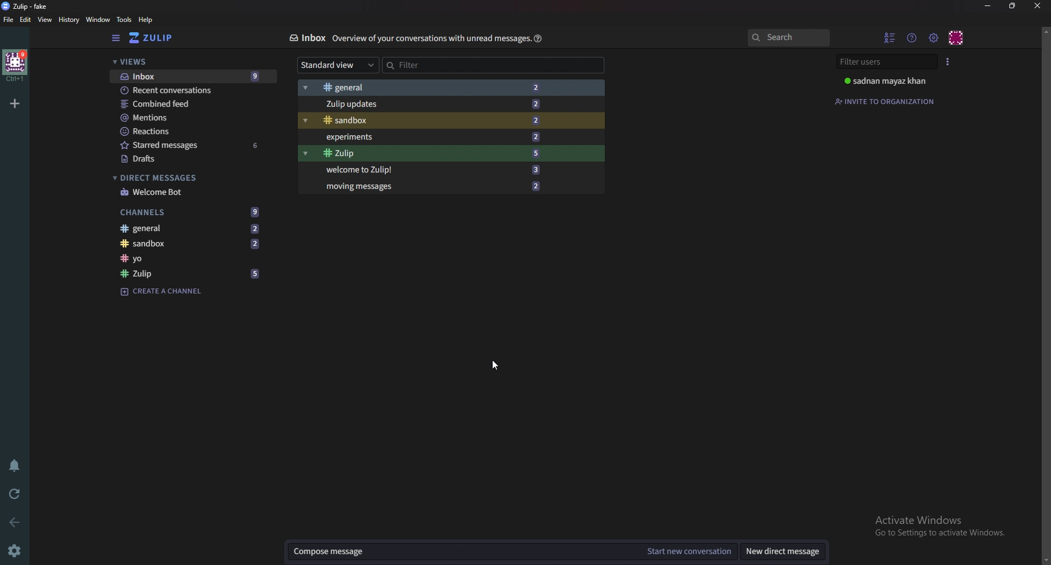 The image size is (1051, 565). What do you see at coordinates (436, 187) in the screenshot?
I see `moving messages` at bounding box center [436, 187].